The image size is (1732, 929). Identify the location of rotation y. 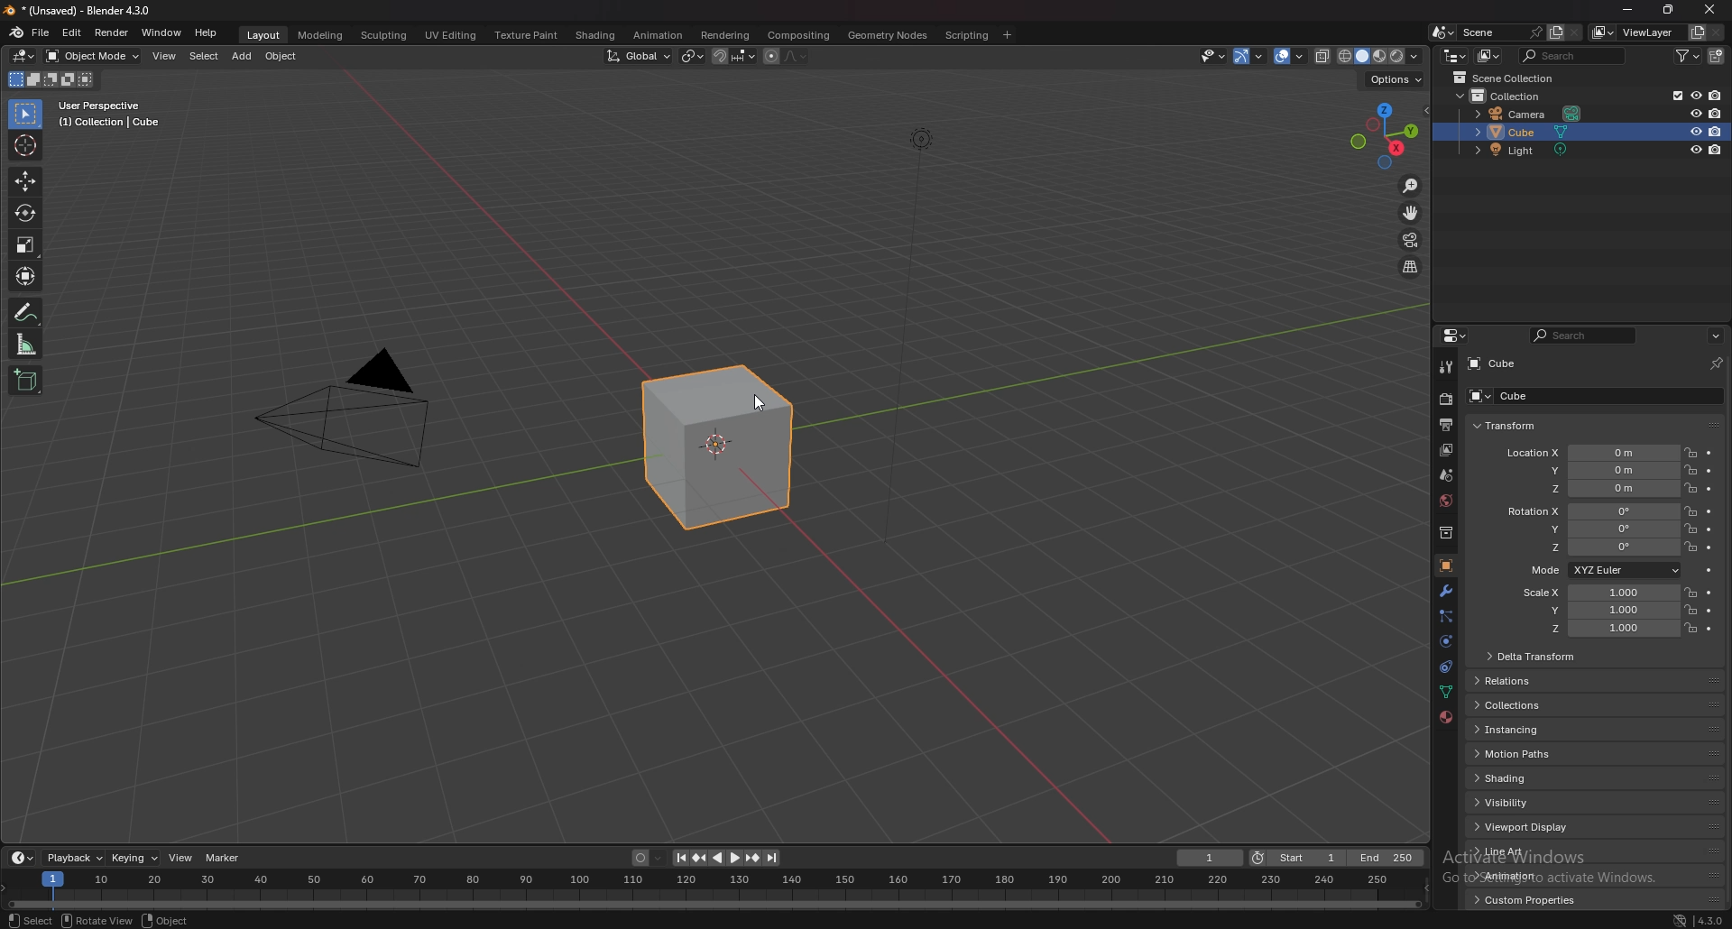
(1595, 530).